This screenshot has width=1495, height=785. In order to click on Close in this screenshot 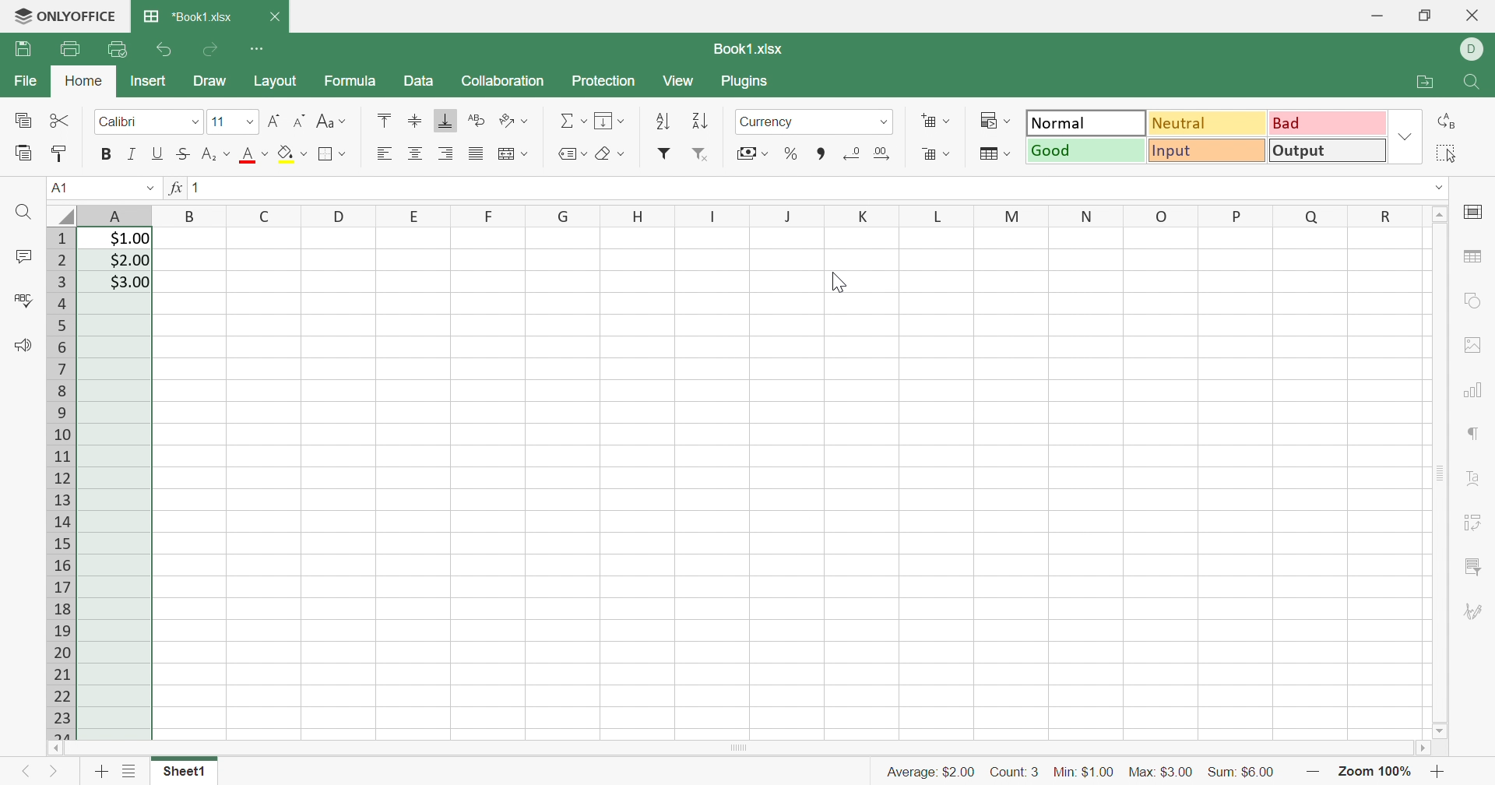, I will do `click(1474, 15)`.